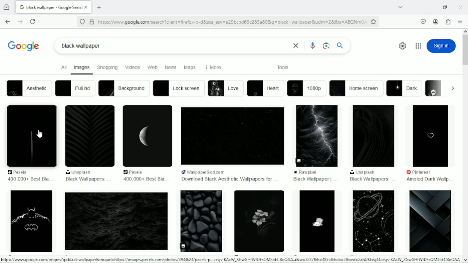  I want to click on 1080p, so click(306, 88).